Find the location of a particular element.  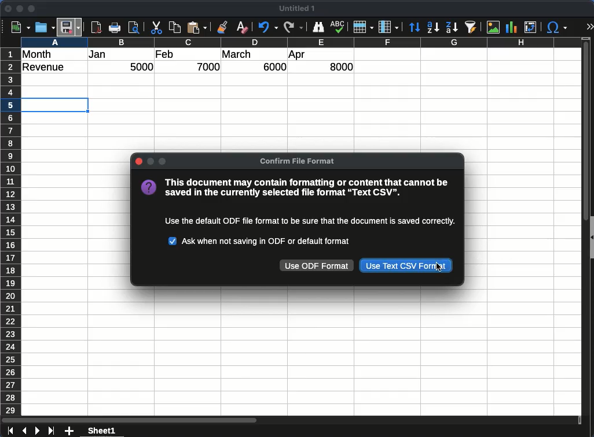

scroll is located at coordinates (581, 232).